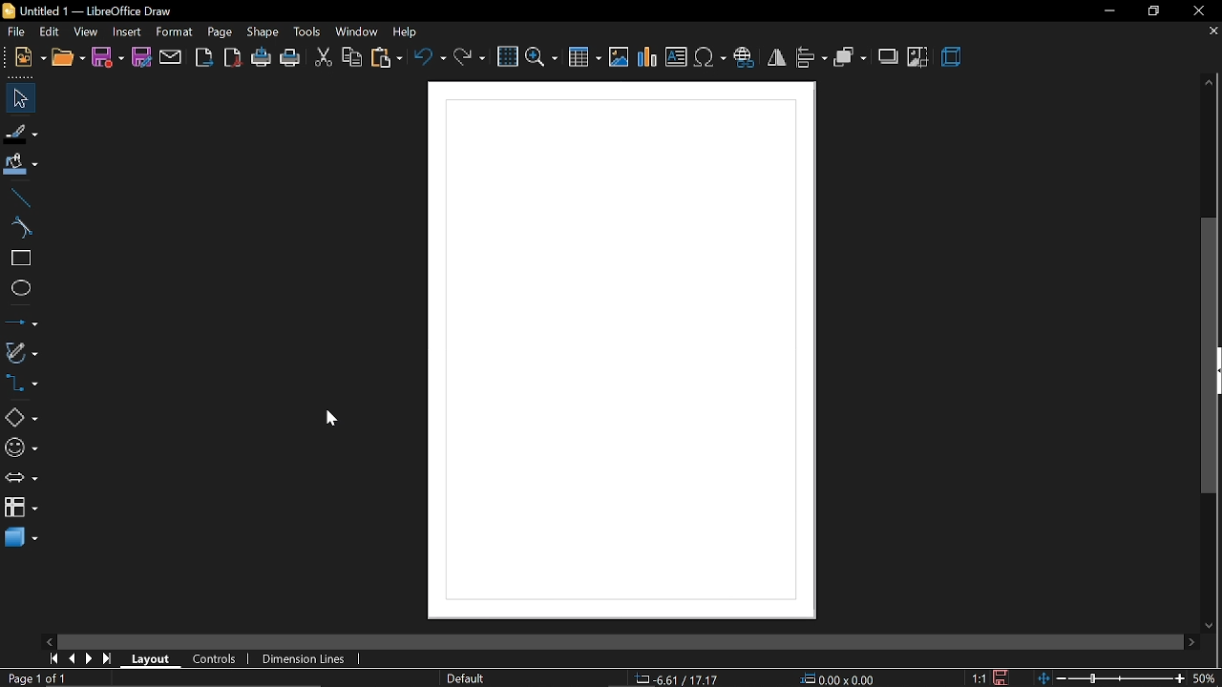 The image size is (1222, 687). Describe the element at coordinates (953, 56) in the screenshot. I see `3d effect` at that location.